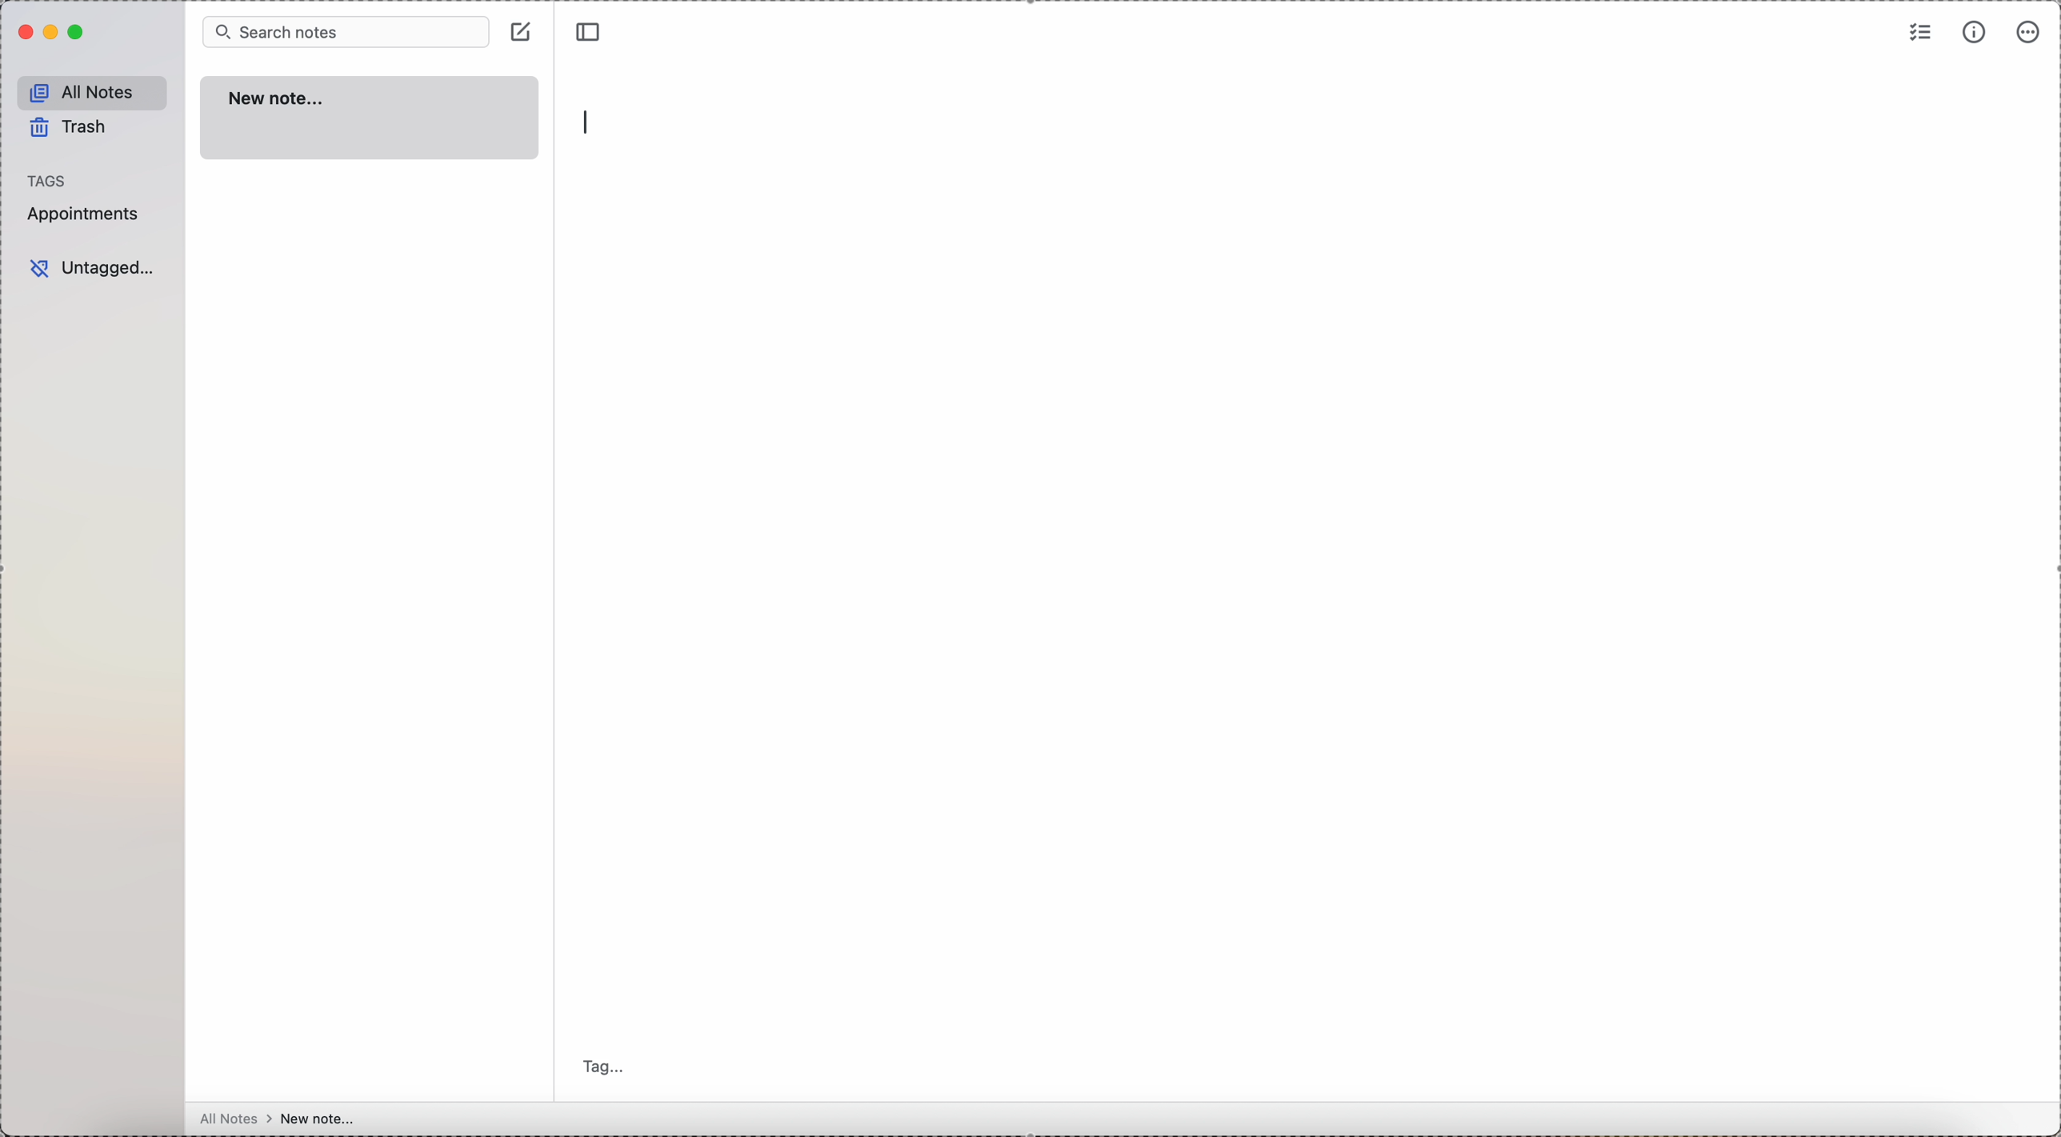 The image size is (2061, 1137). Describe the element at coordinates (86, 214) in the screenshot. I see `appointments` at that location.